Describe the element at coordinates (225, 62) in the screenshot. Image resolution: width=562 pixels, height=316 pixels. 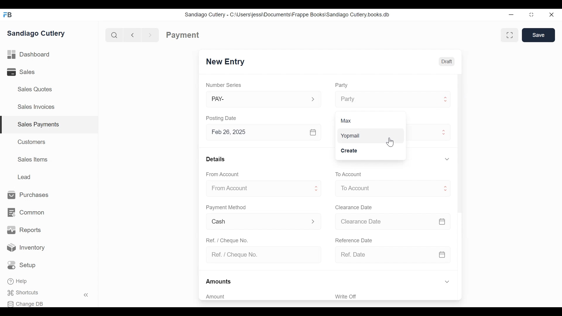
I see `New Entry` at that location.